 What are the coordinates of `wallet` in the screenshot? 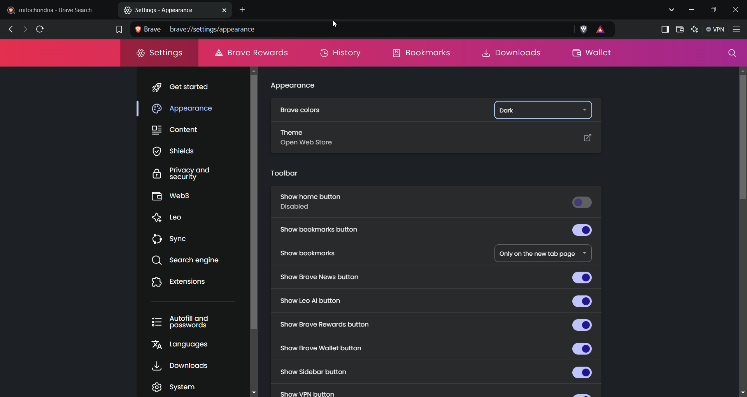 It's located at (592, 53).